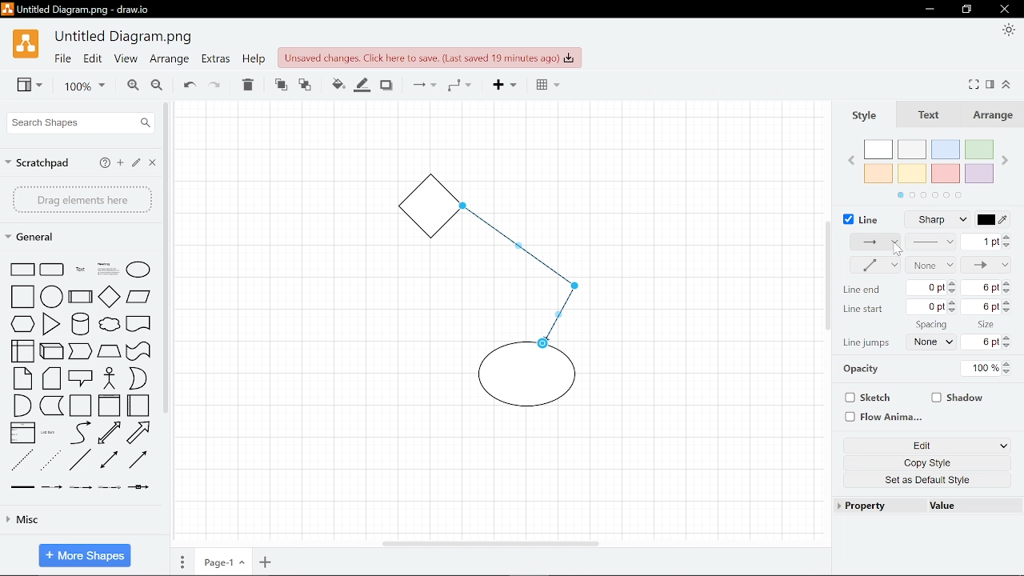 This screenshot has height=576, width=1024. I want to click on Colours, so click(934, 167).